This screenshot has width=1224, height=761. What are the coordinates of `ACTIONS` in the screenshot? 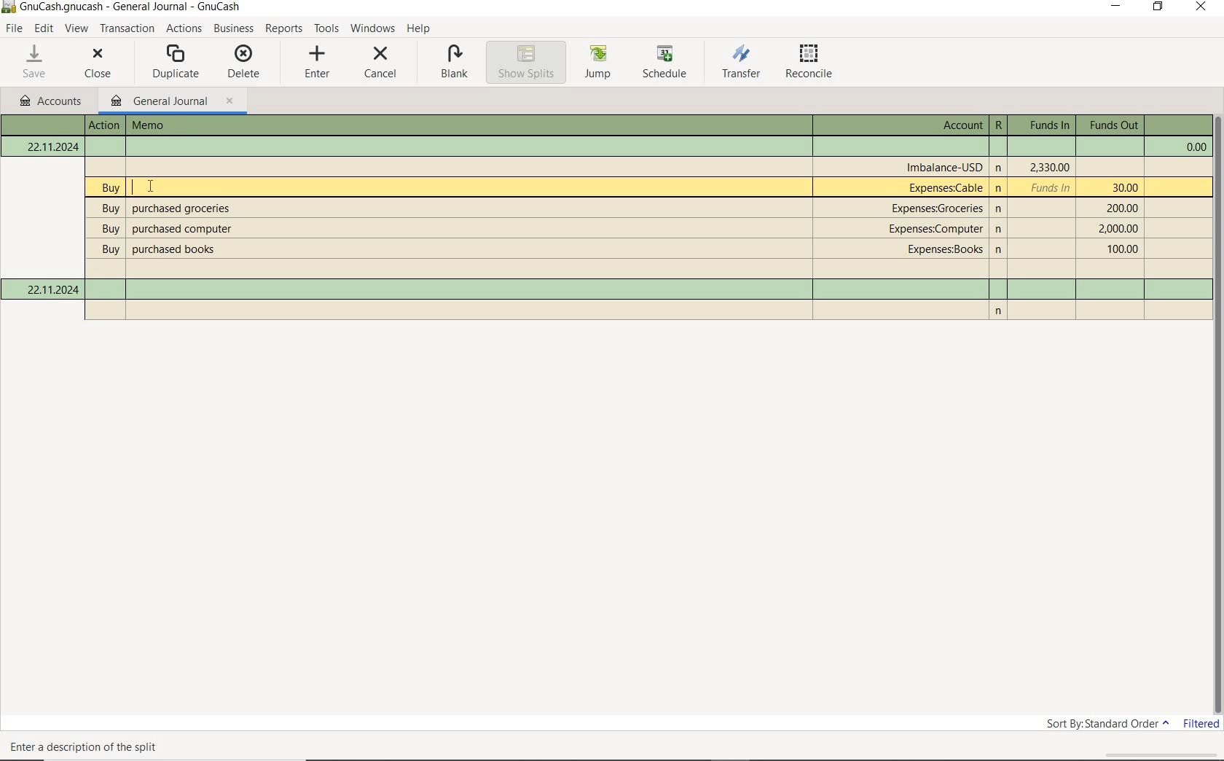 It's located at (184, 28).